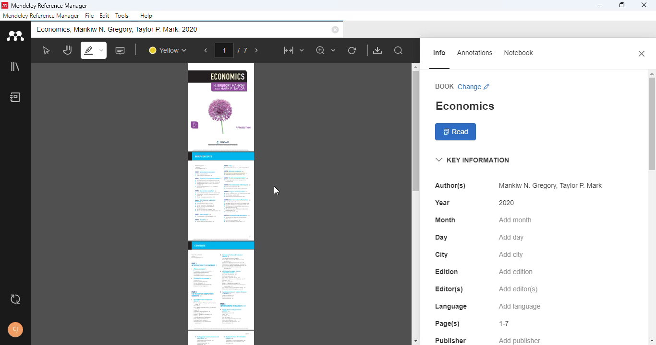  What do you see at coordinates (93, 50) in the screenshot?
I see `highlight text` at bounding box center [93, 50].